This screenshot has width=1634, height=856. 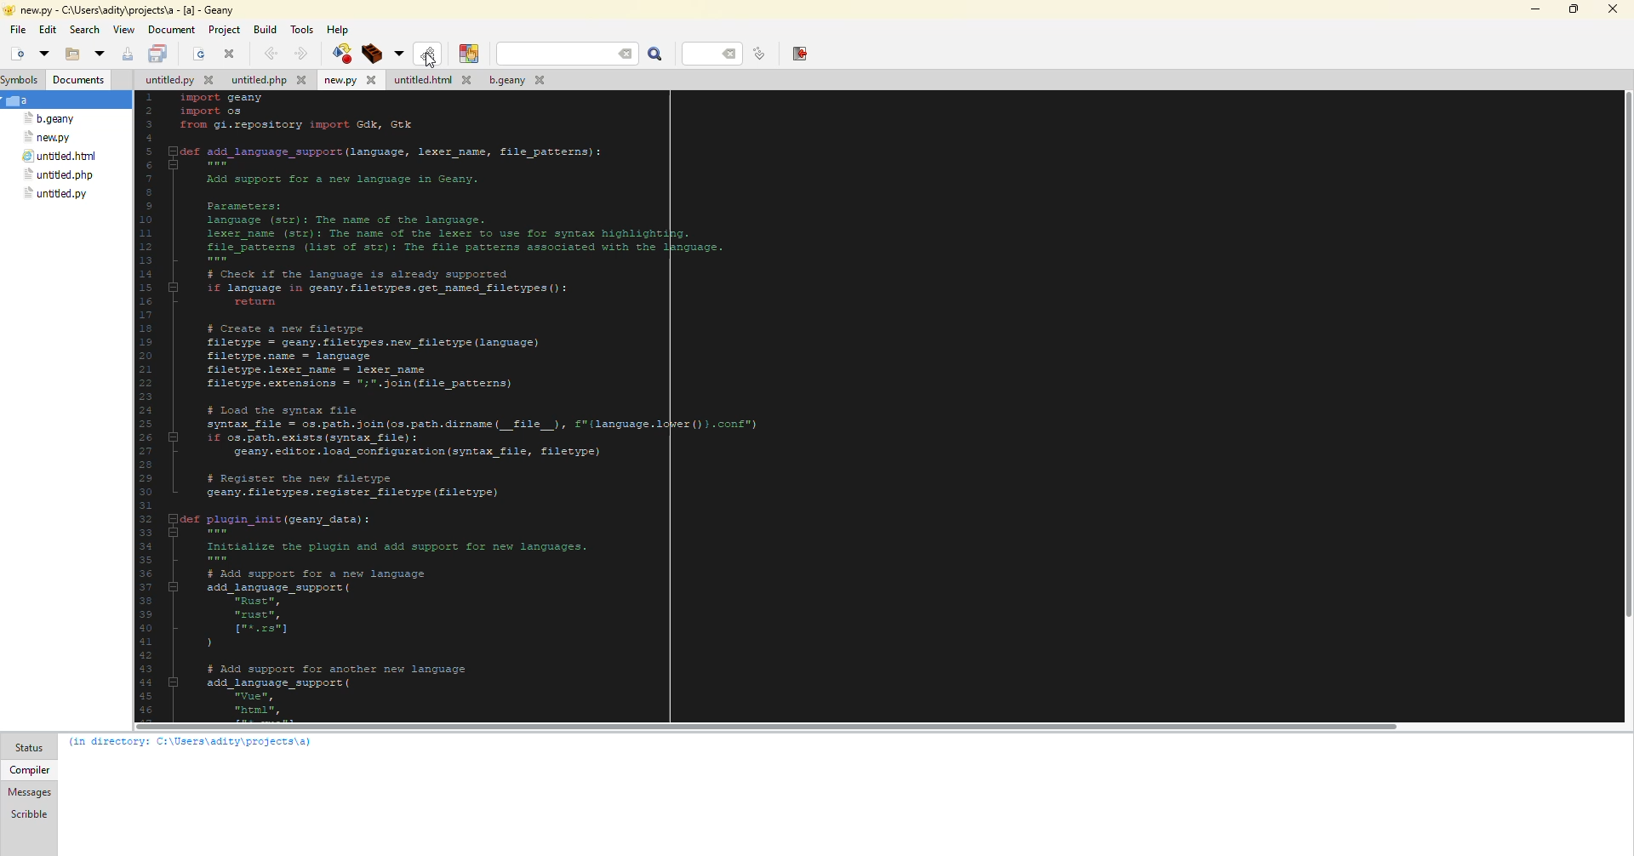 What do you see at coordinates (27, 813) in the screenshot?
I see `scribble` at bounding box center [27, 813].